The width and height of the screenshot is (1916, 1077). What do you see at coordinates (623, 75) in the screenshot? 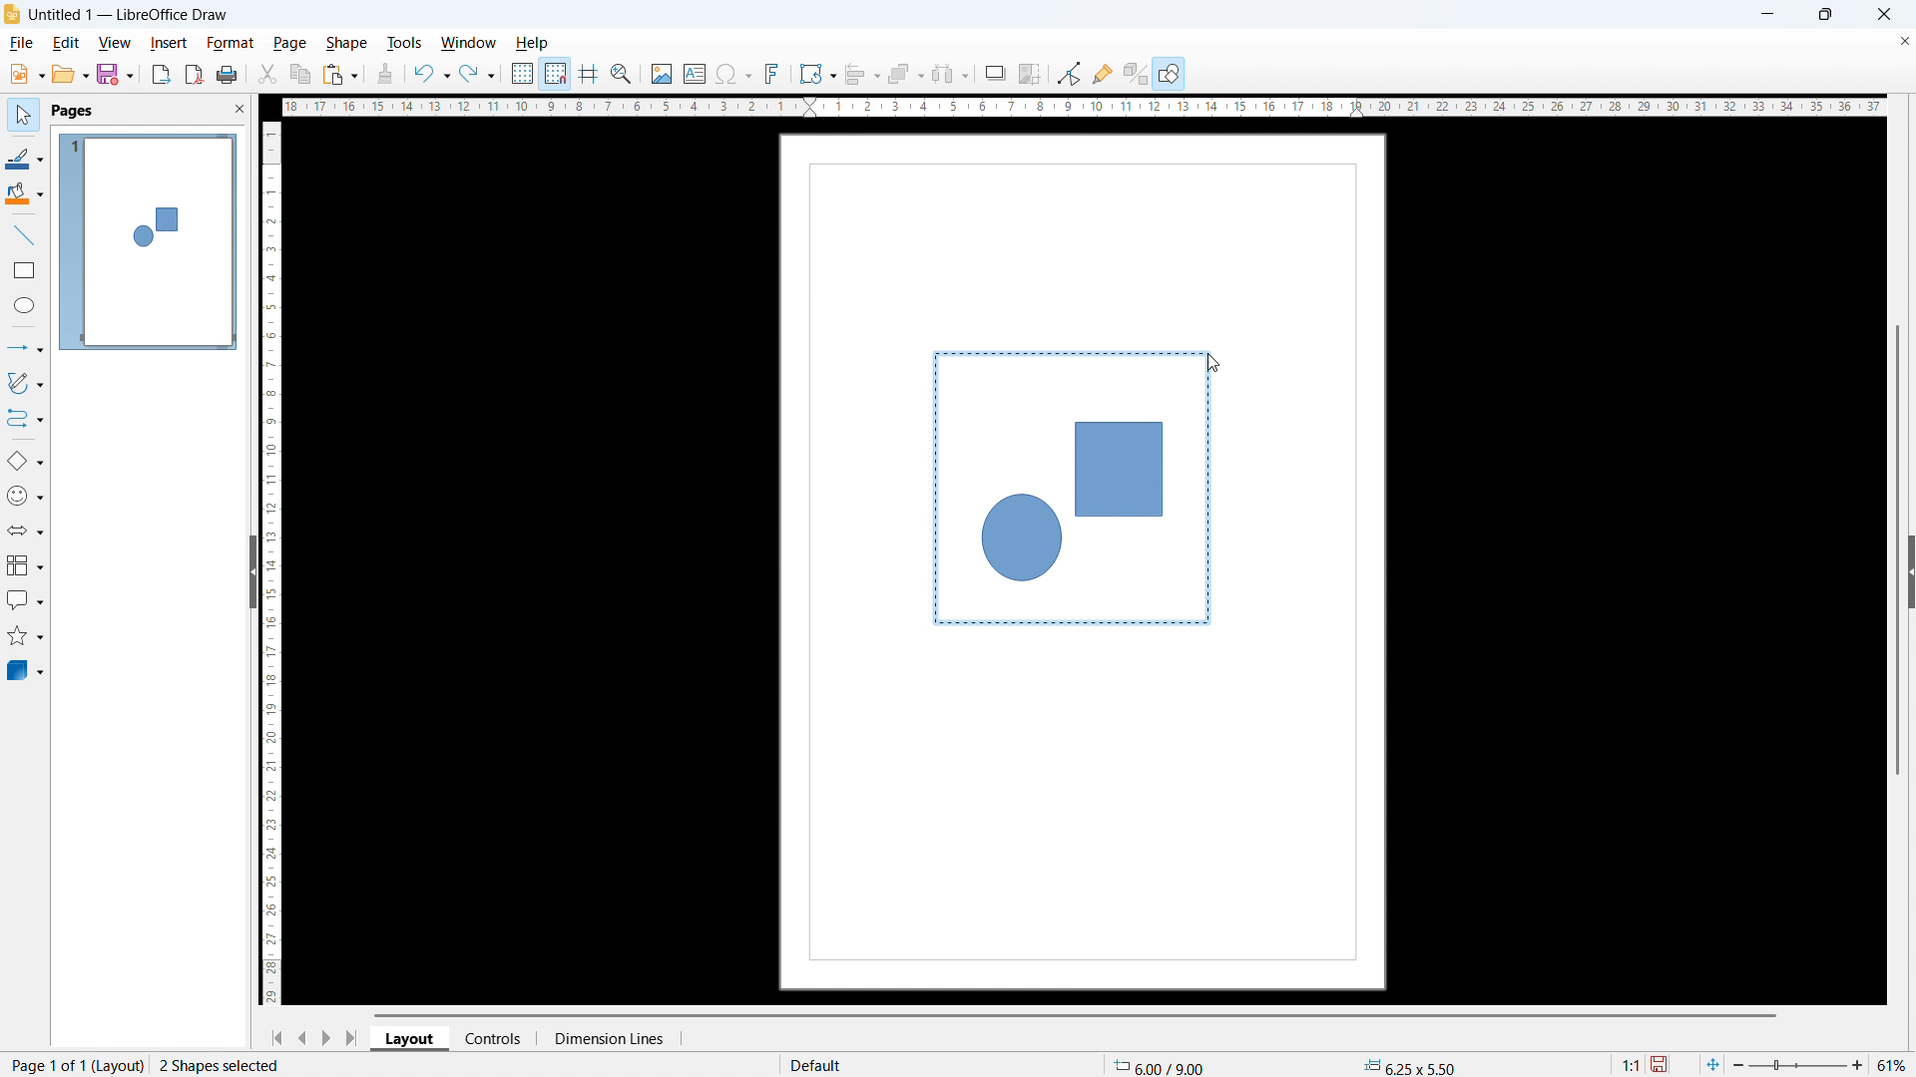
I see `zoom` at bounding box center [623, 75].